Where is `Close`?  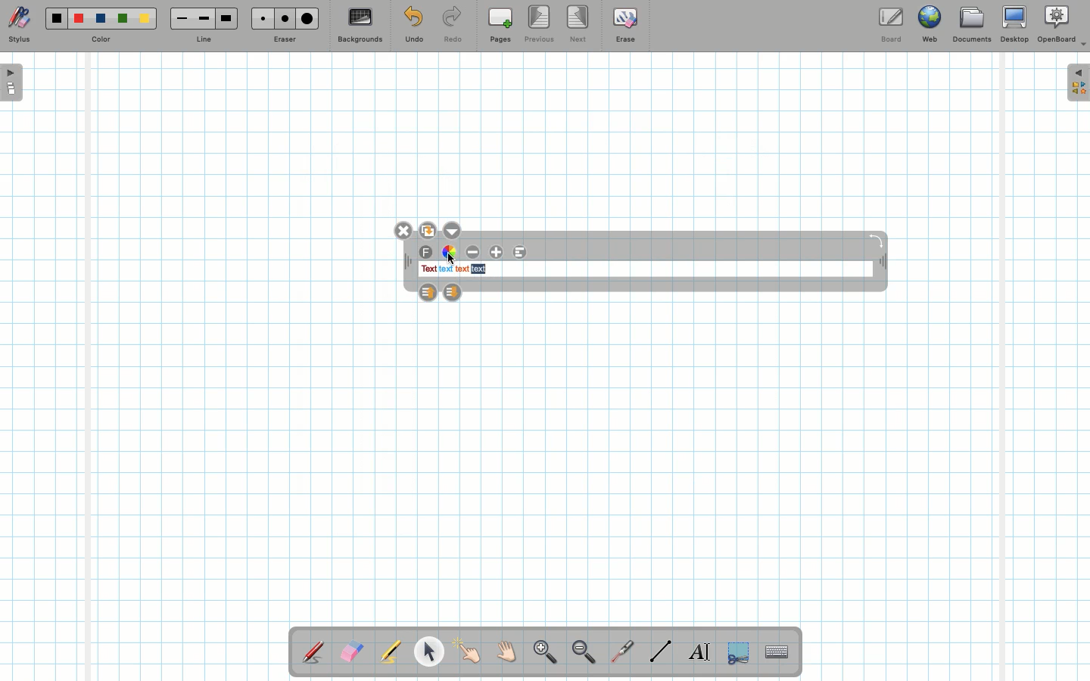 Close is located at coordinates (402, 231).